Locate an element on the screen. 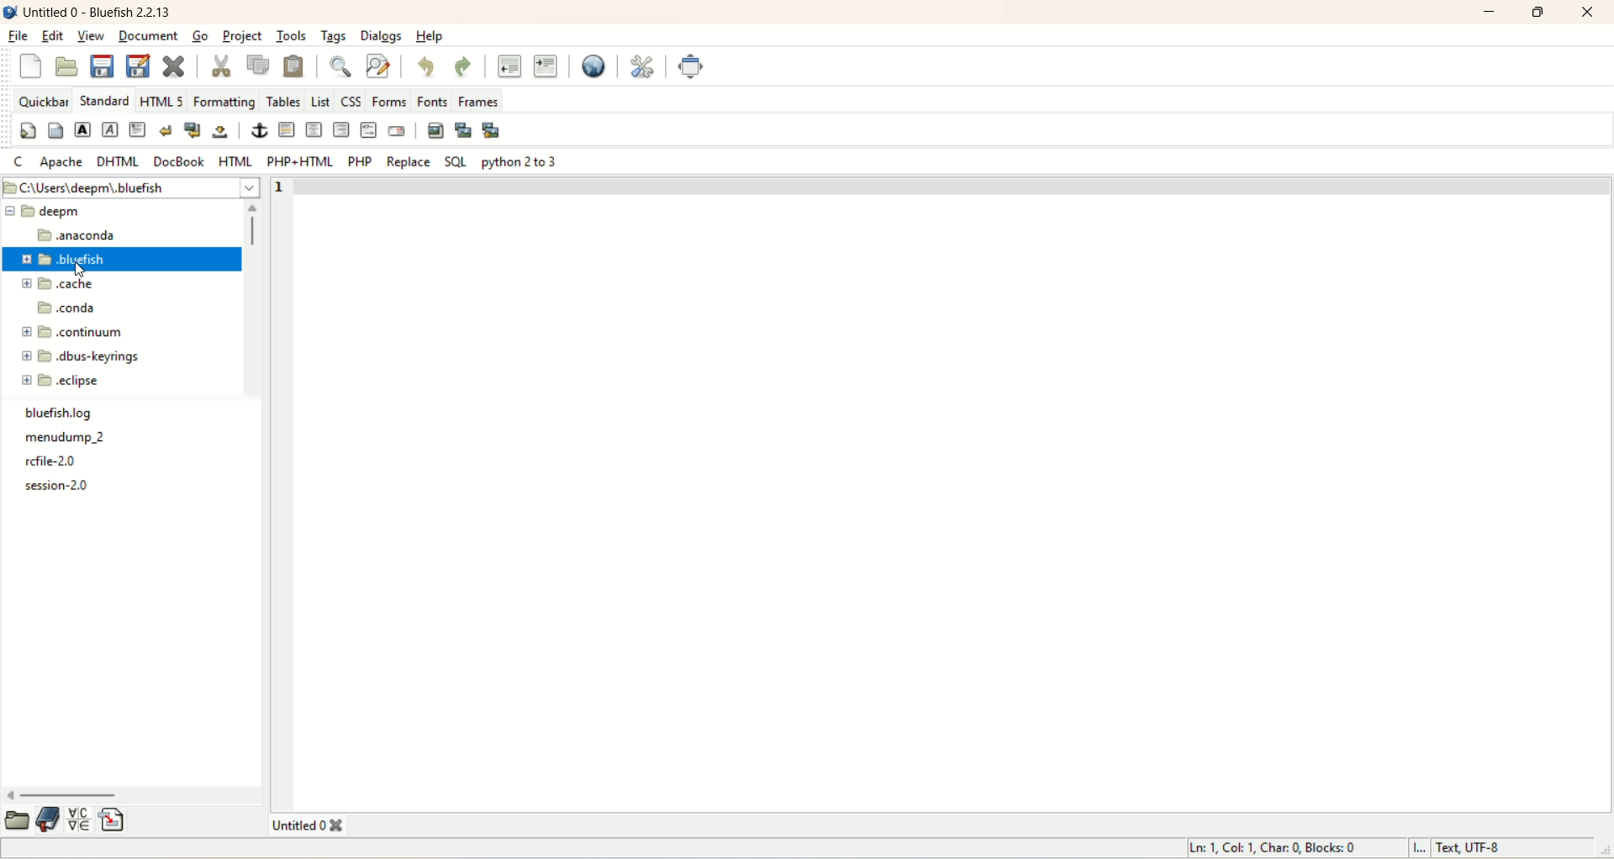 The height and width of the screenshot is (859, 1614). ln, col, char, blocks is located at coordinates (1274, 849).